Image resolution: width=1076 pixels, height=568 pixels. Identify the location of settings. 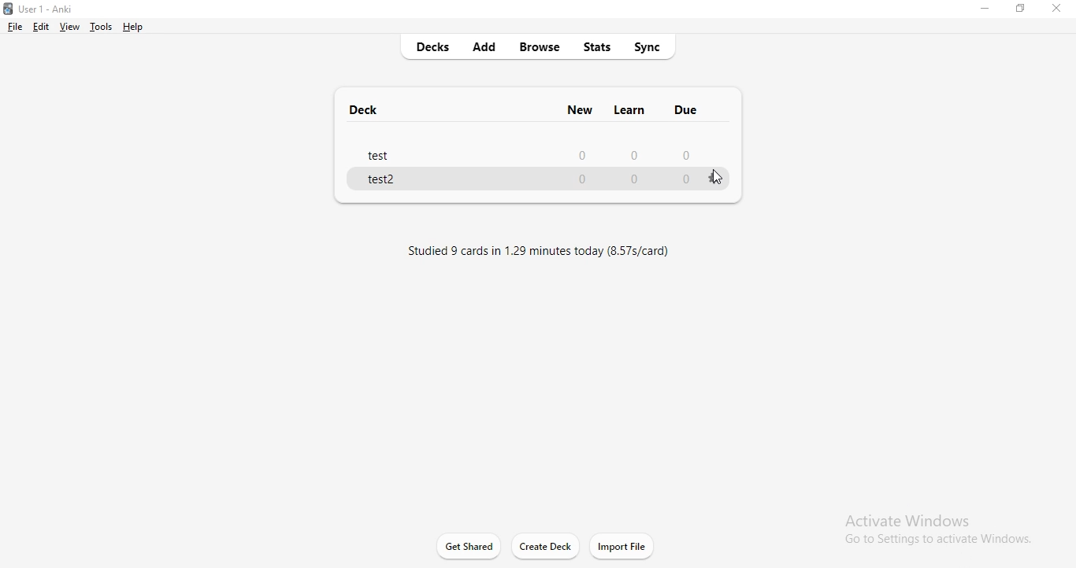
(717, 179).